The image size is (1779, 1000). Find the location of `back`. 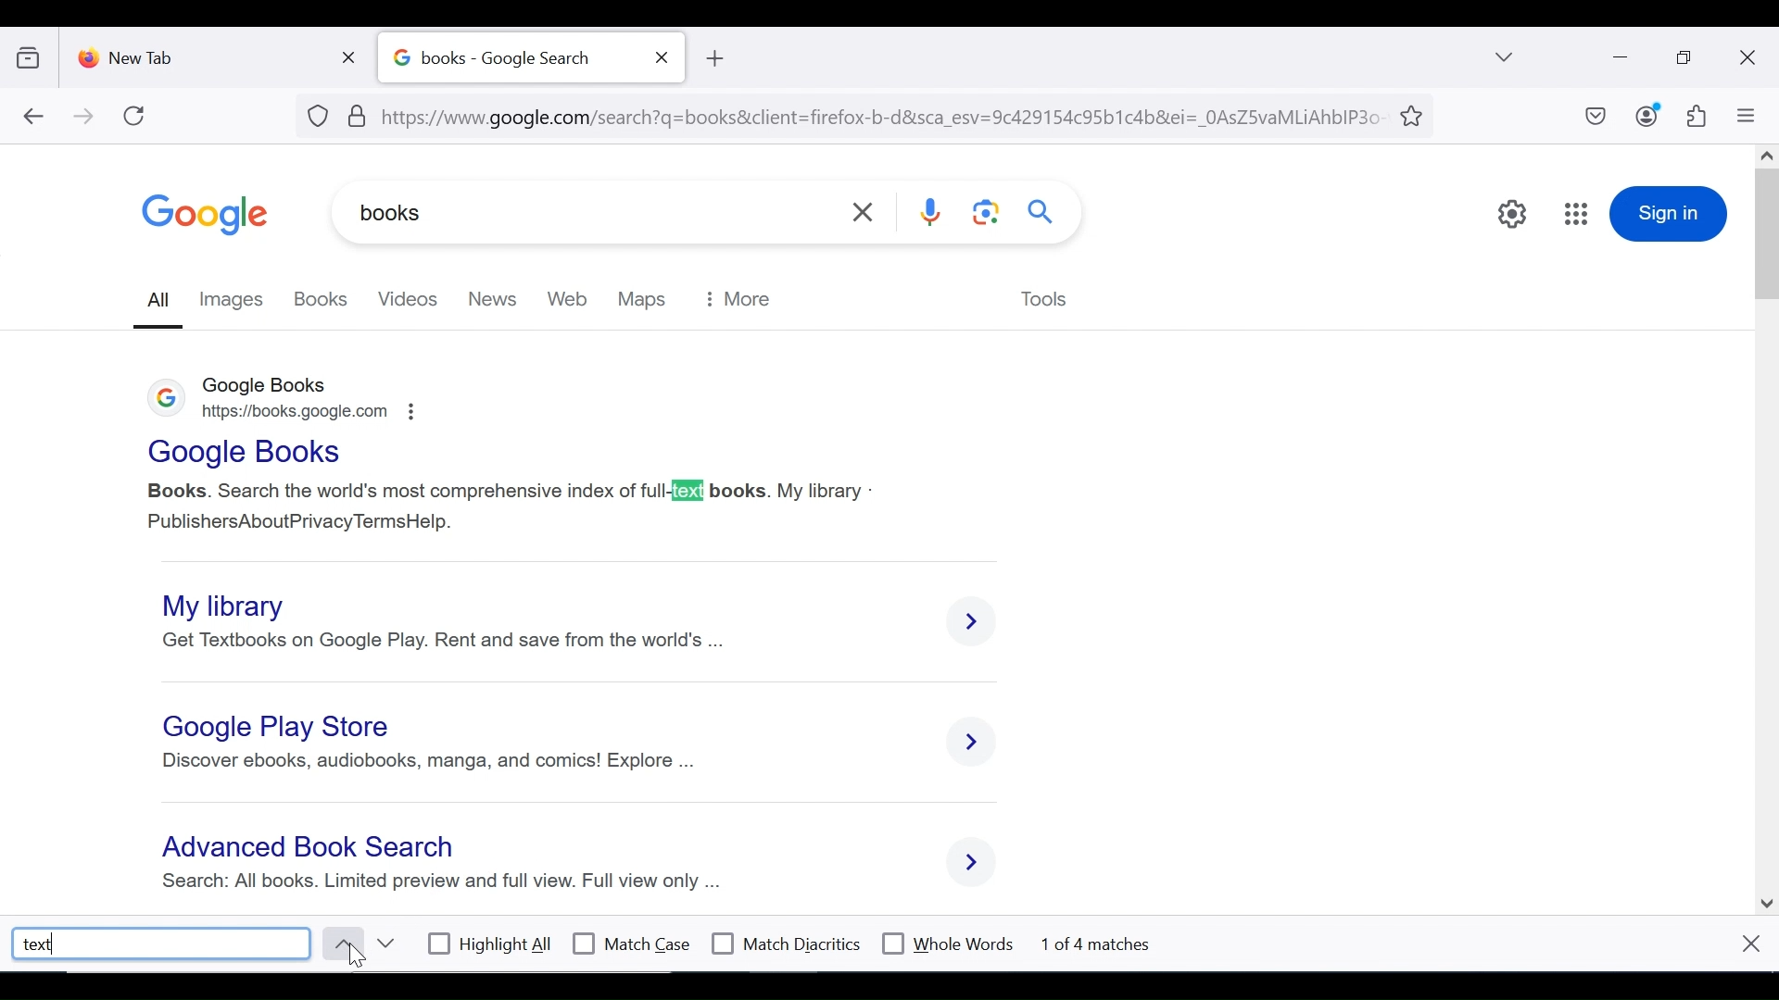

back is located at coordinates (32, 118).